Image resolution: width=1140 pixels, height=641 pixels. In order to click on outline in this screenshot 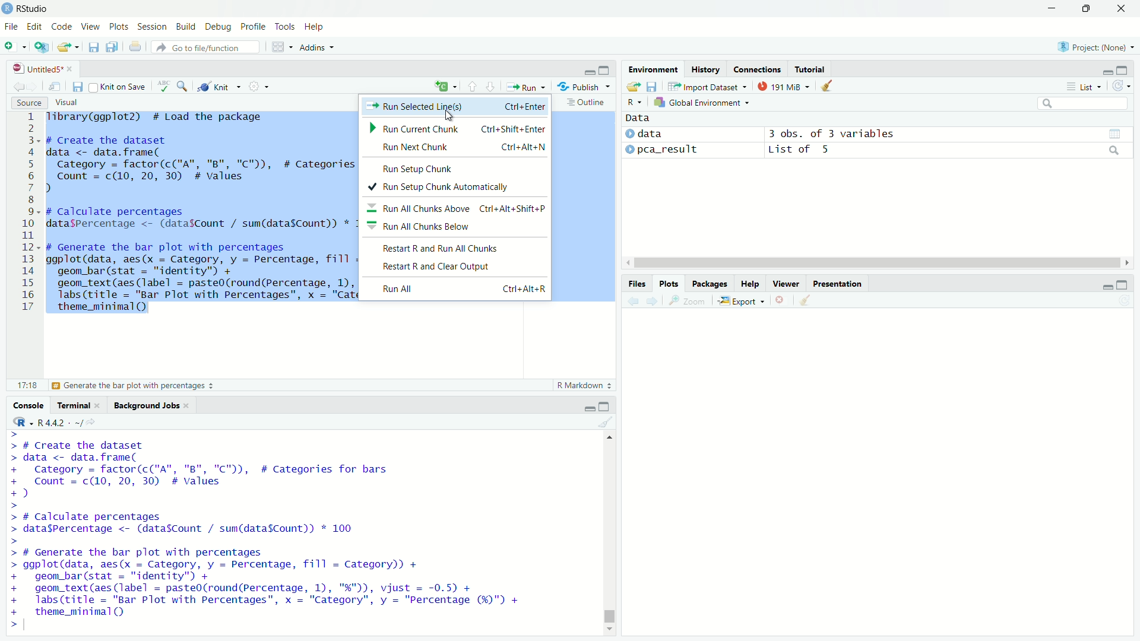, I will do `click(585, 104)`.